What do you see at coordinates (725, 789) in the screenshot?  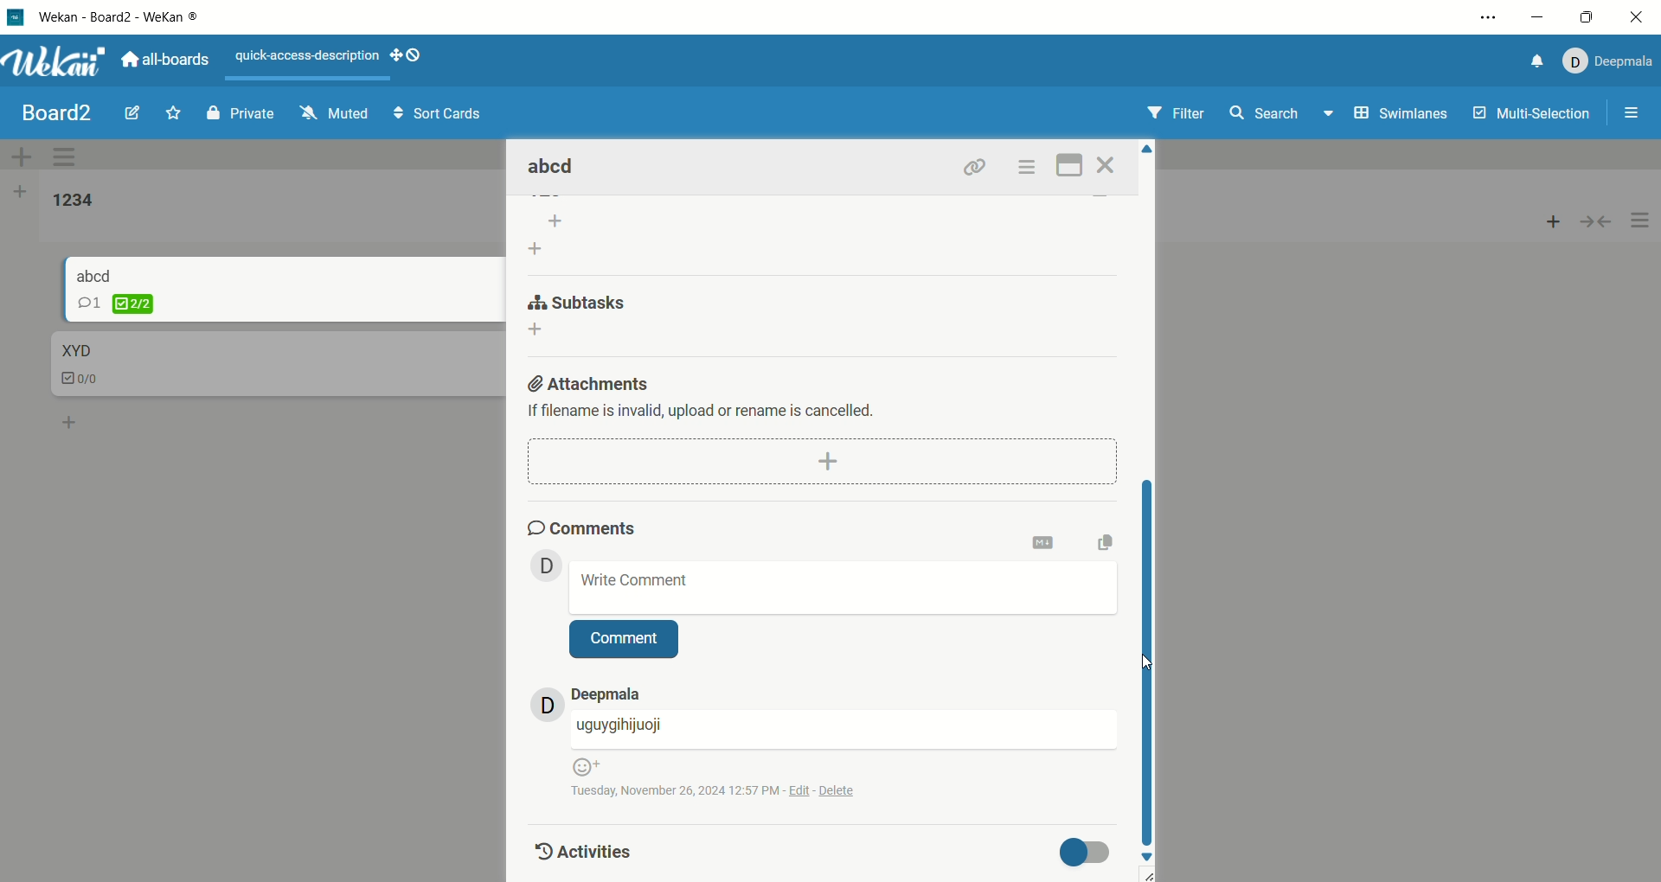 I see `time and date` at bounding box center [725, 789].